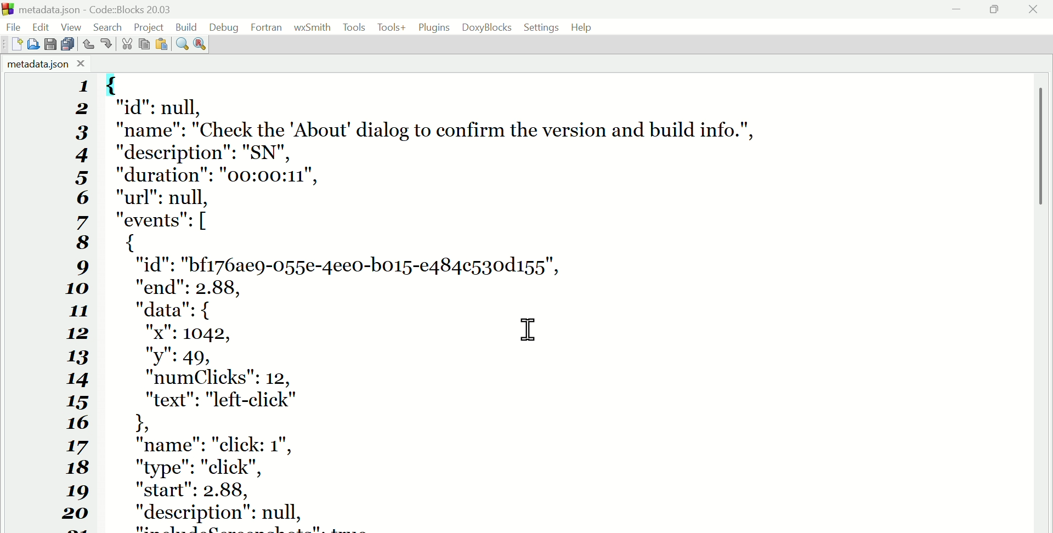 This screenshot has width=1053, height=533. Describe the element at coordinates (161, 44) in the screenshot. I see `Paste` at that location.